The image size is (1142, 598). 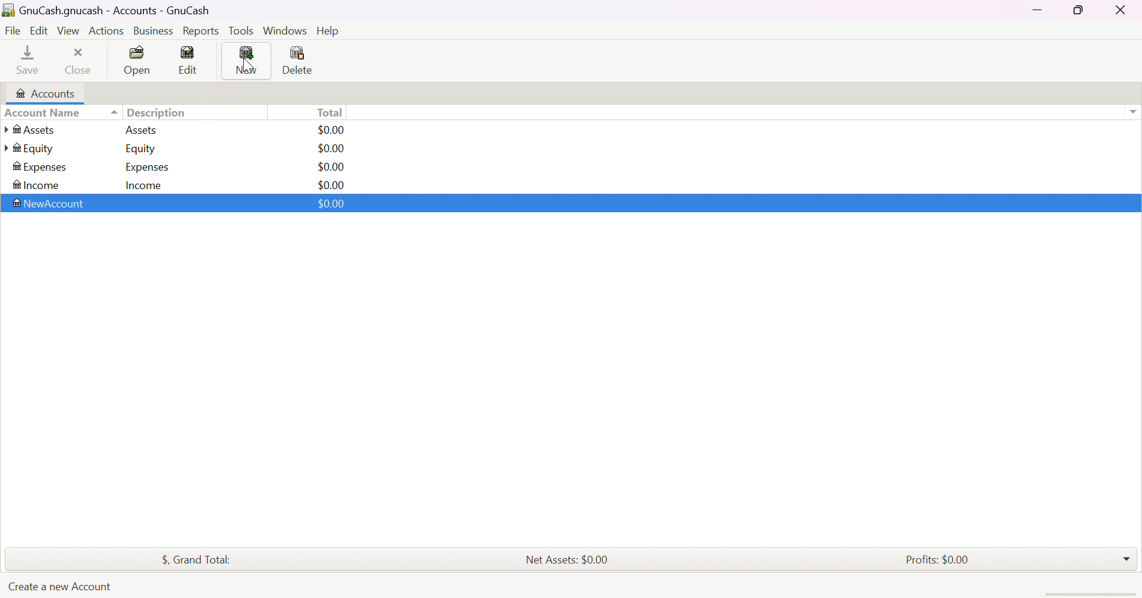 I want to click on Close, so click(x=1122, y=10).